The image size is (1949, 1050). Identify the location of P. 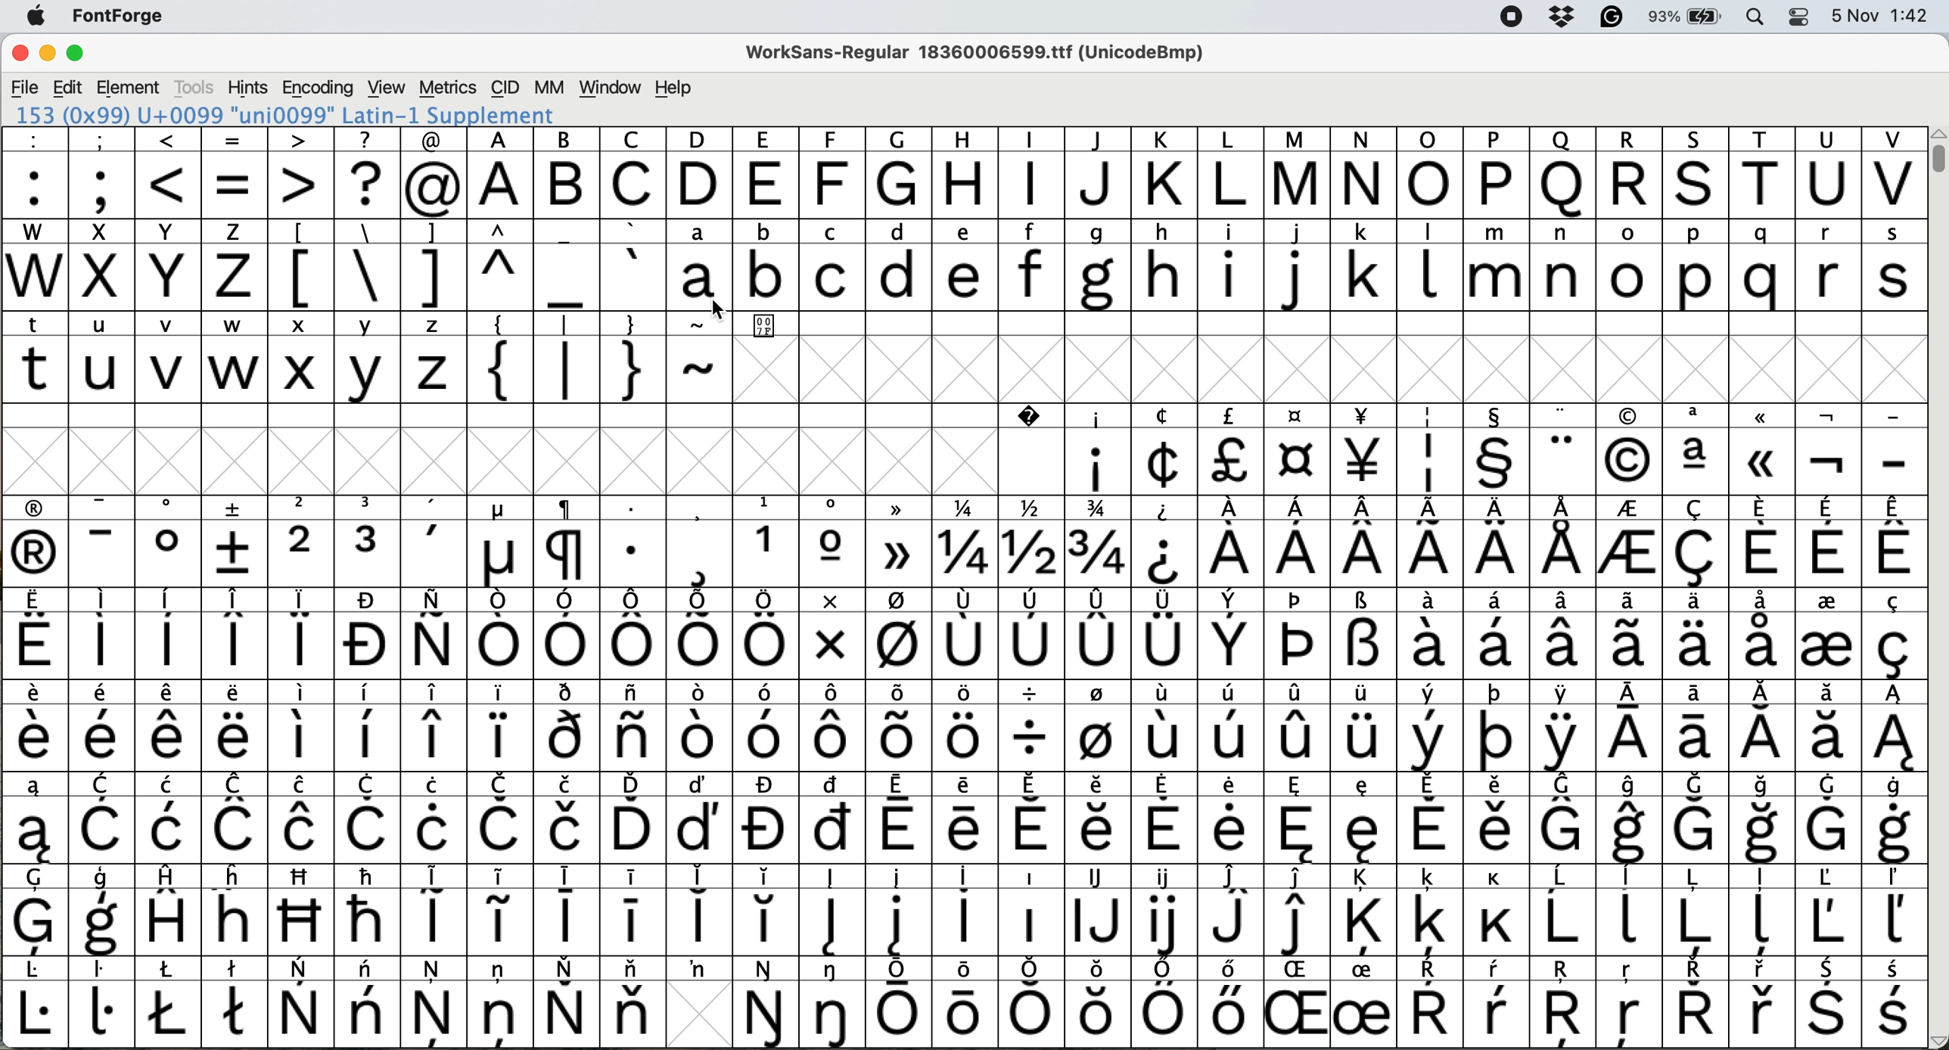
(1497, 172).